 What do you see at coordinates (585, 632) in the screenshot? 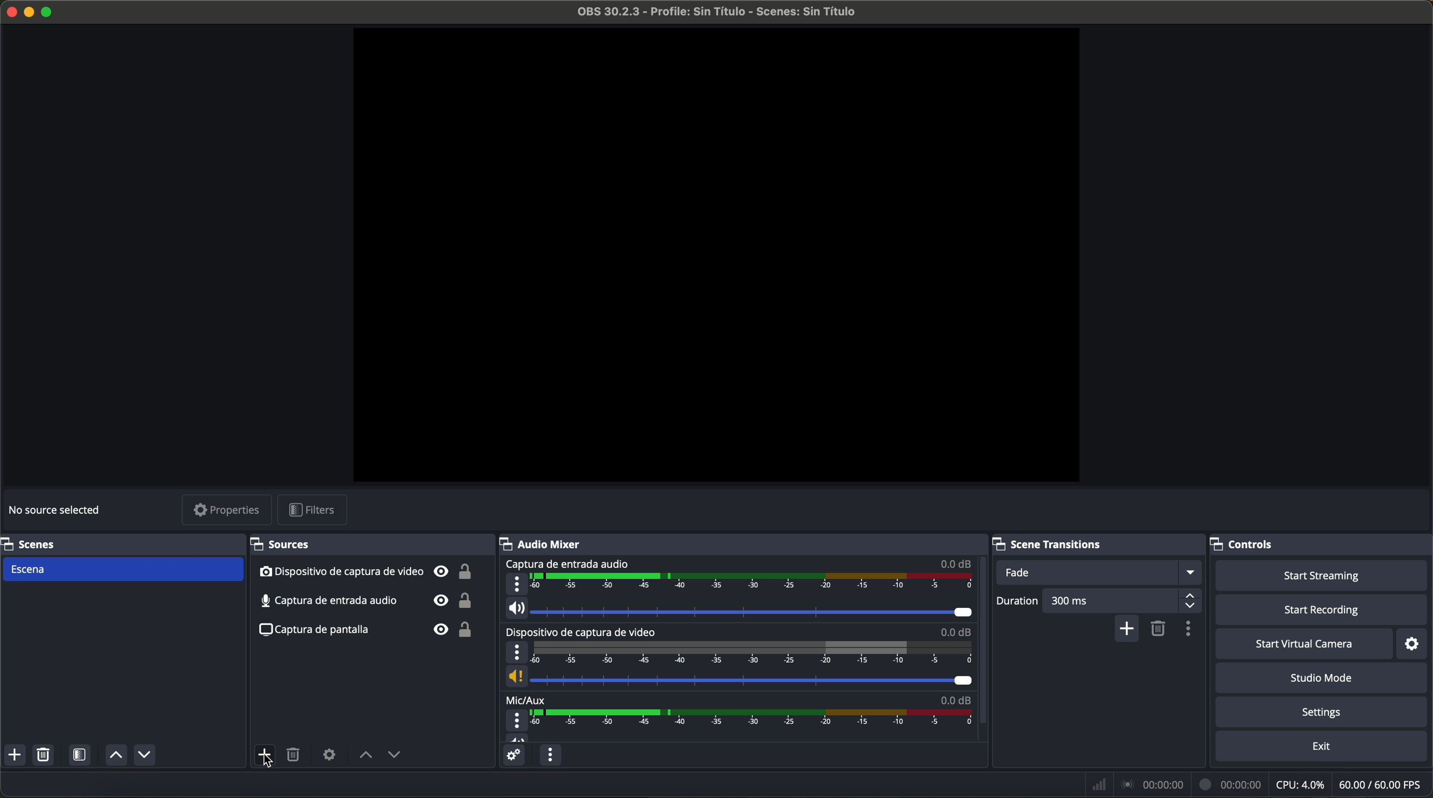
I see `video capture device` at bounding box center [585, 632].